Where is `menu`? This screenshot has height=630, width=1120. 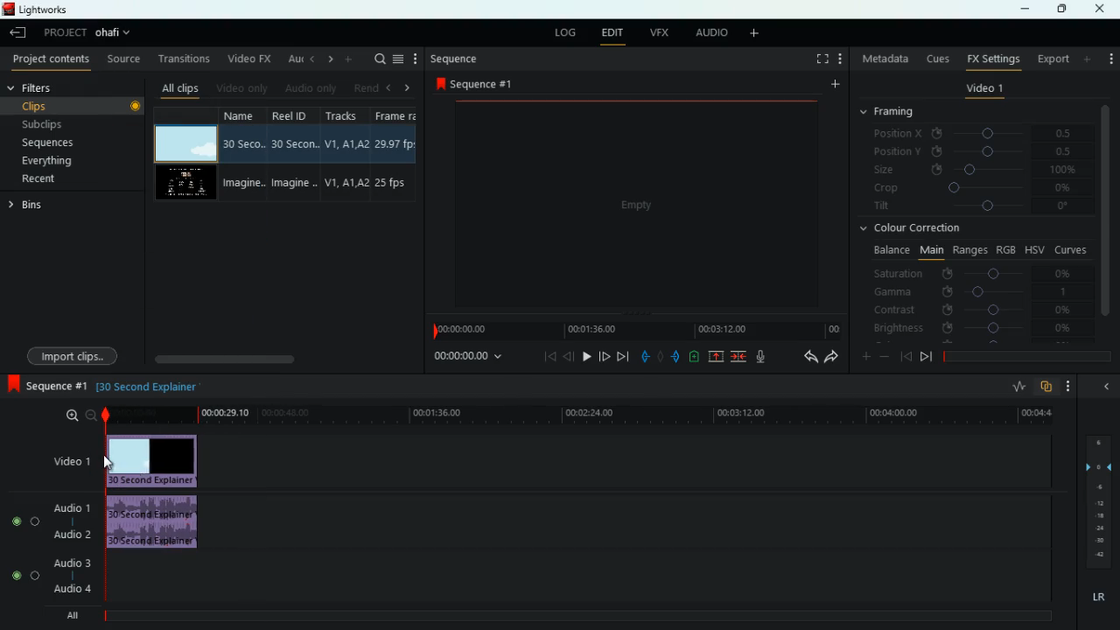
menu is located at coordinates (398, 59).